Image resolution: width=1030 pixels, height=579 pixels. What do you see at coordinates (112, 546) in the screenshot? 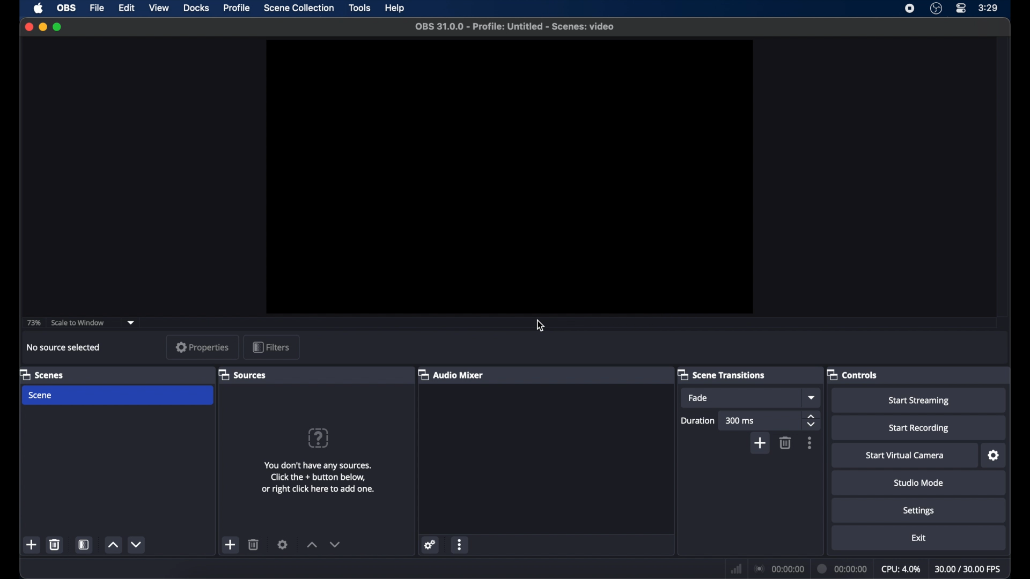
I see `increment` at bounding box center [112, 546].